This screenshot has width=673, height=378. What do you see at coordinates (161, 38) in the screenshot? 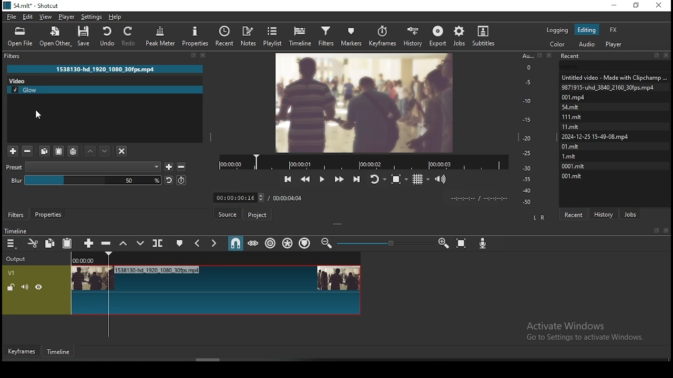
I see `peak meter` at bounding box center [161, 38].